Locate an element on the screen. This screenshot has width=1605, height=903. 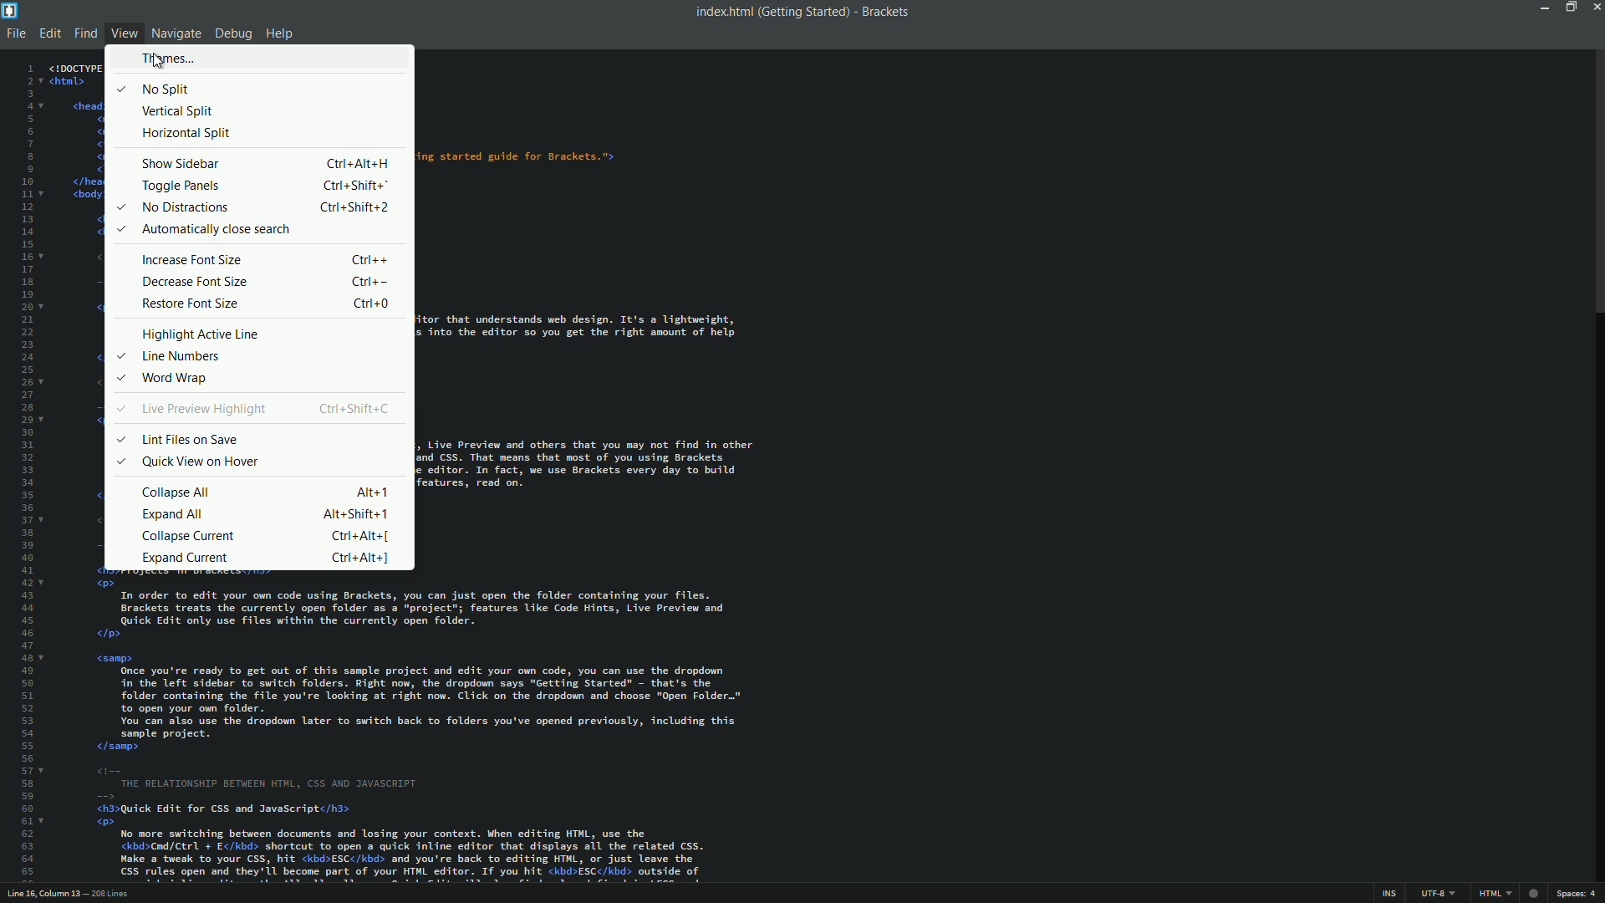
line numbers is located at coordinates (24, 472).